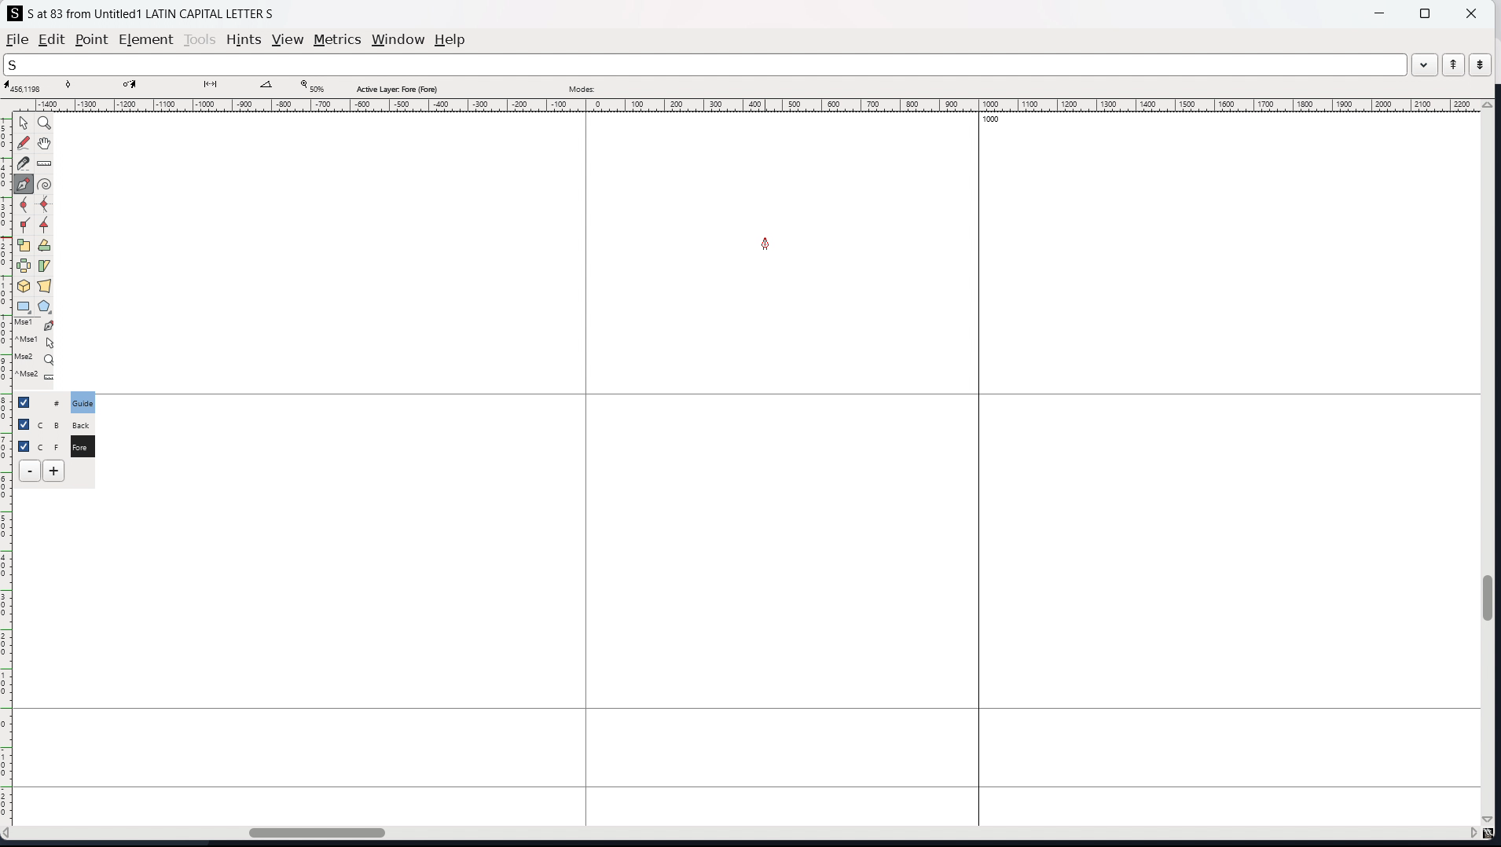  What do you see at coordinates (24, 205) in the screenshot?
I see `add a curve point` at bounding box center [24, 205].